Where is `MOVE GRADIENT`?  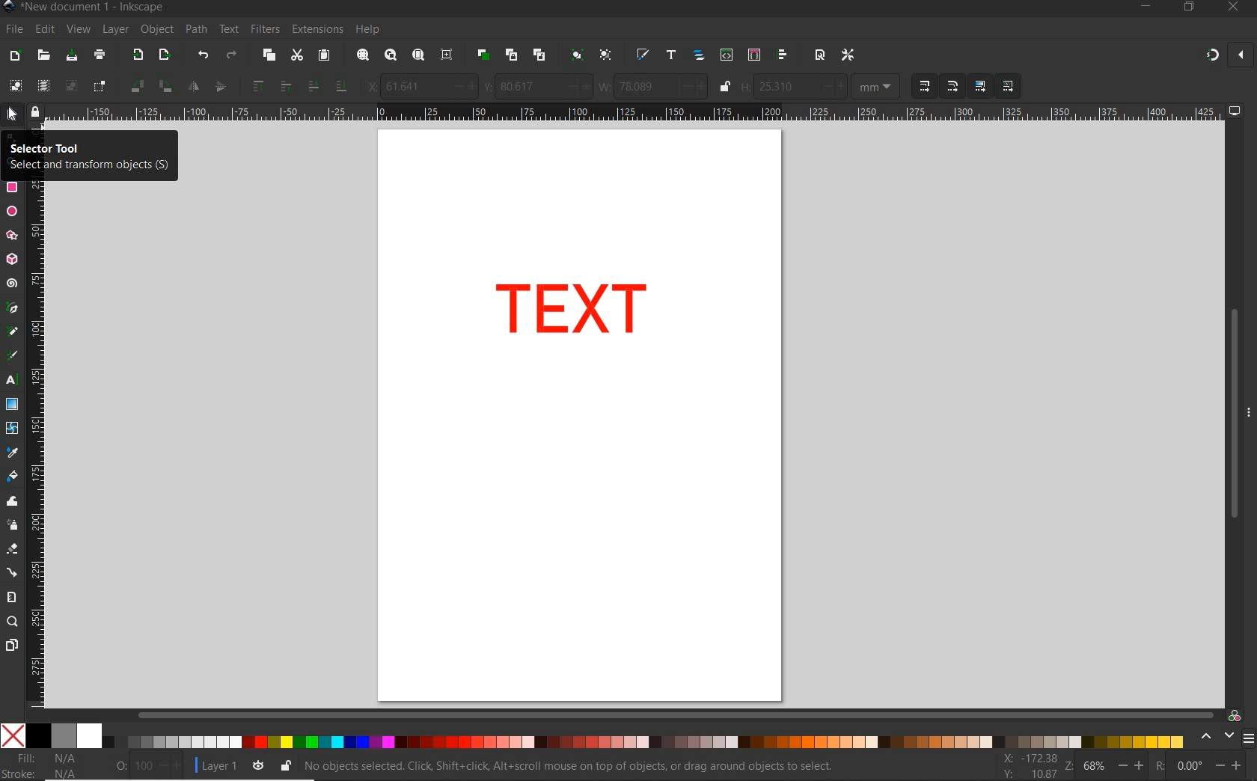 MOVE GRADIENT is located at coordinates (981, 87).